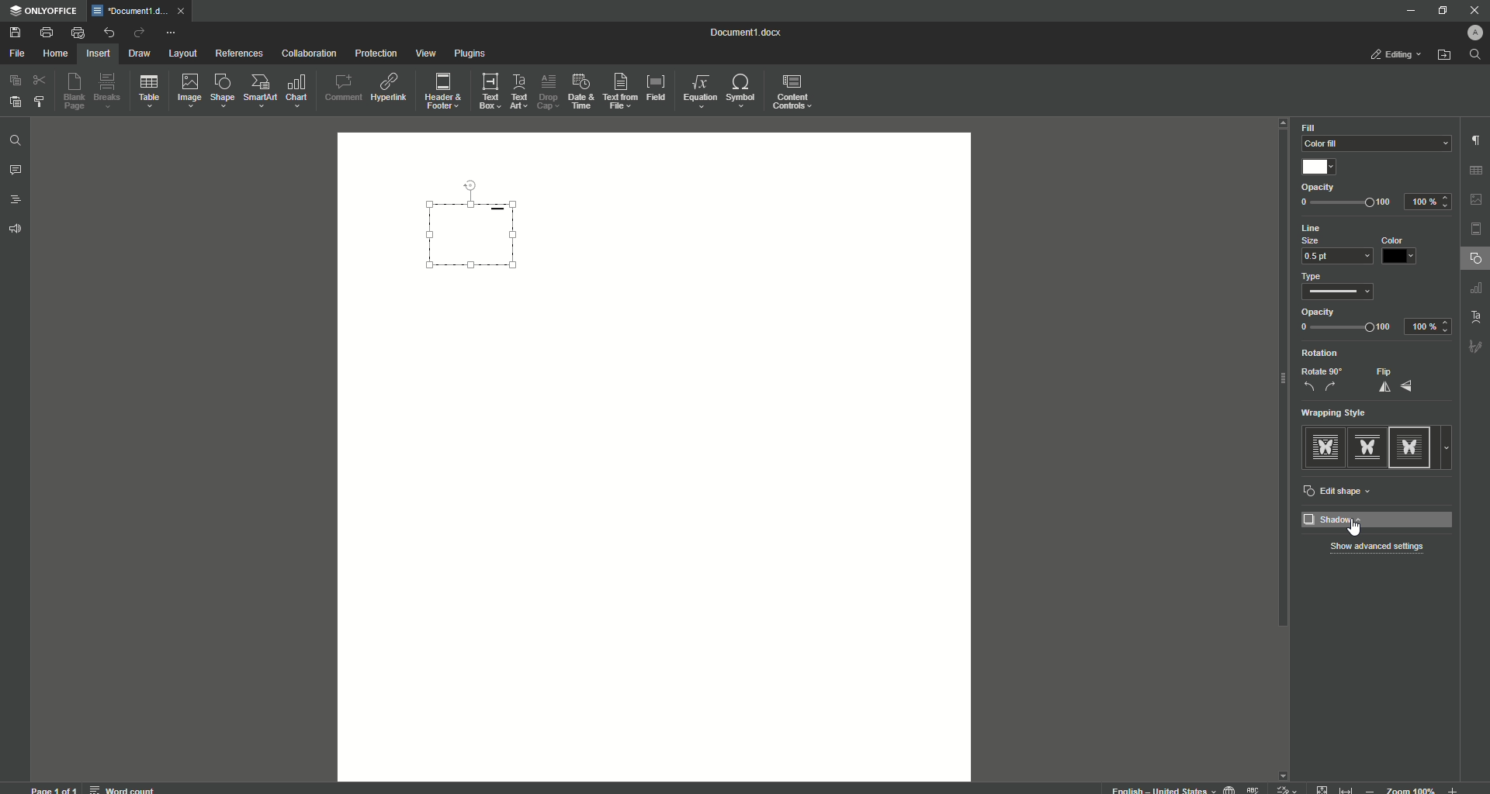 The width and height of the screenshot is (1490, 794). I want to click on scroll up, so click(1284, 123).